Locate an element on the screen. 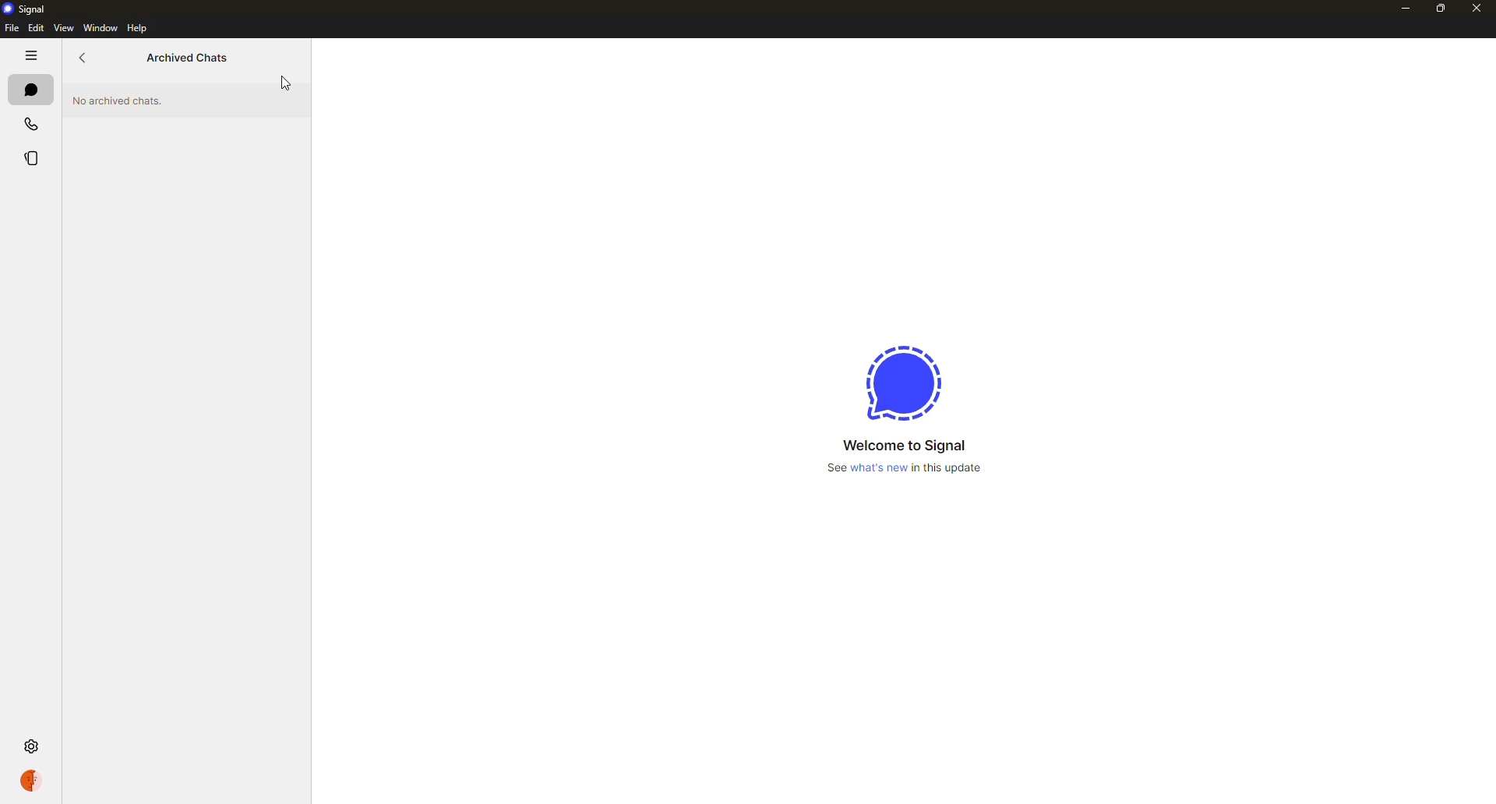  signal is located at coordinates (30, 9).